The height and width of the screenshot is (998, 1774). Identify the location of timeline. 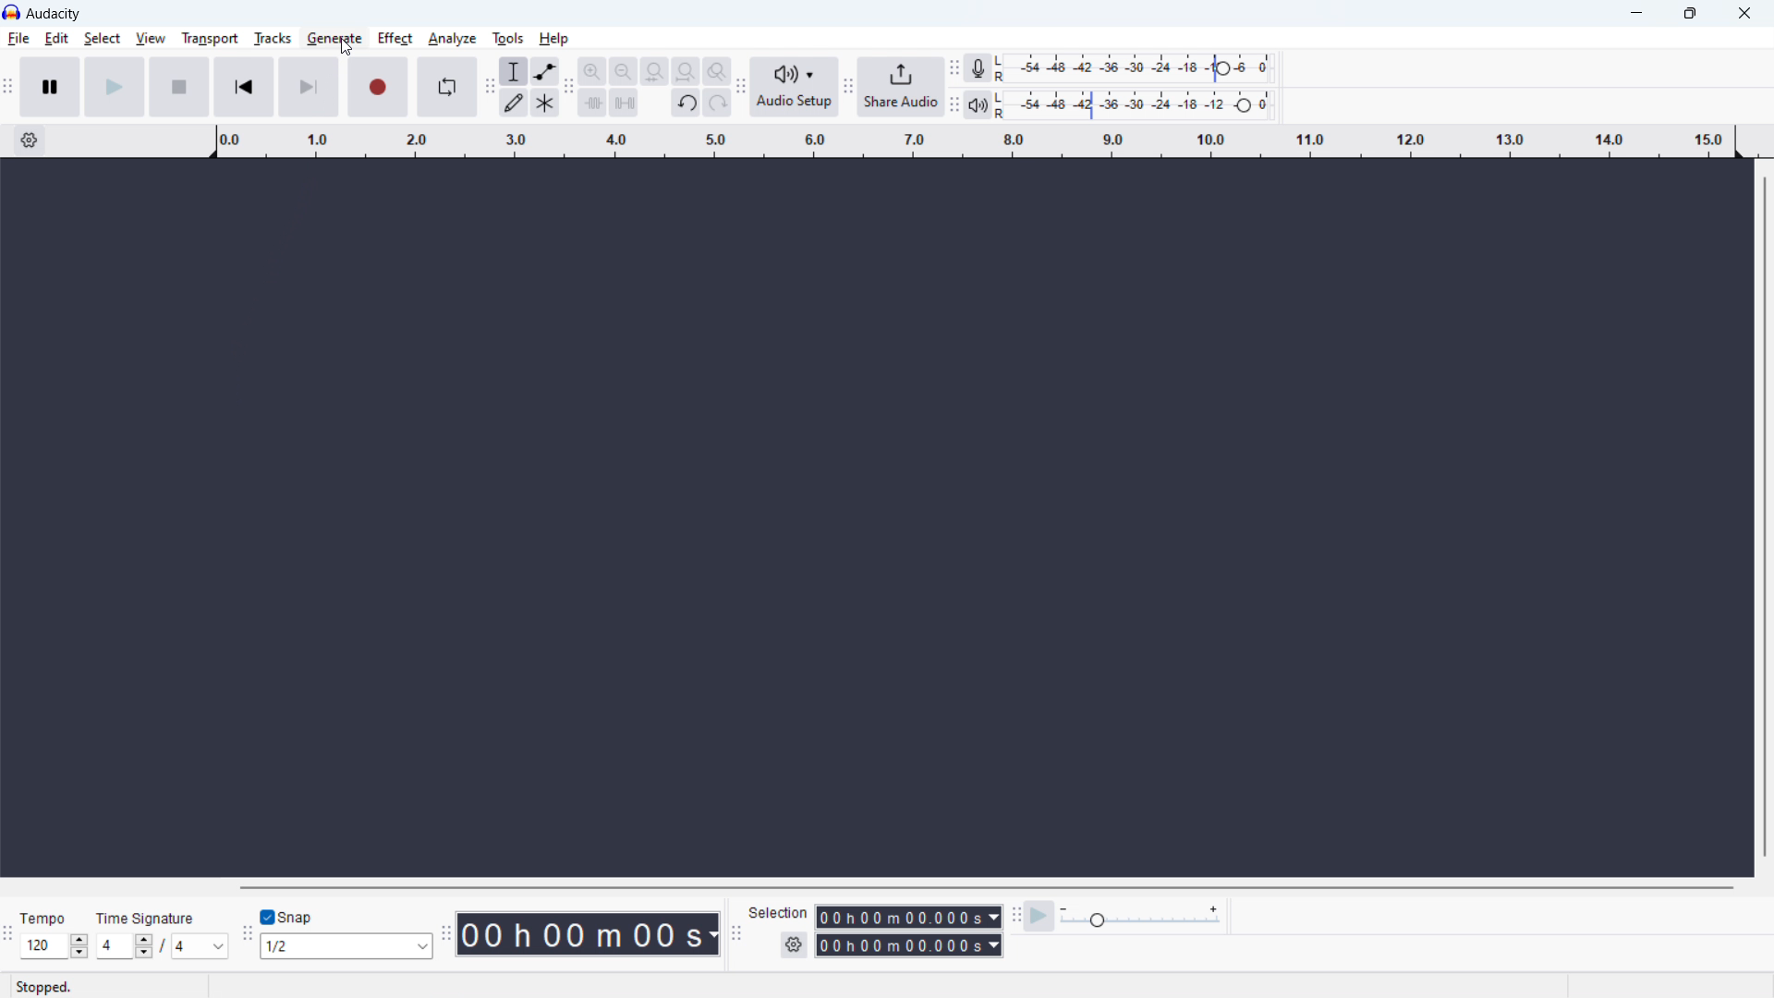
(975, 142).